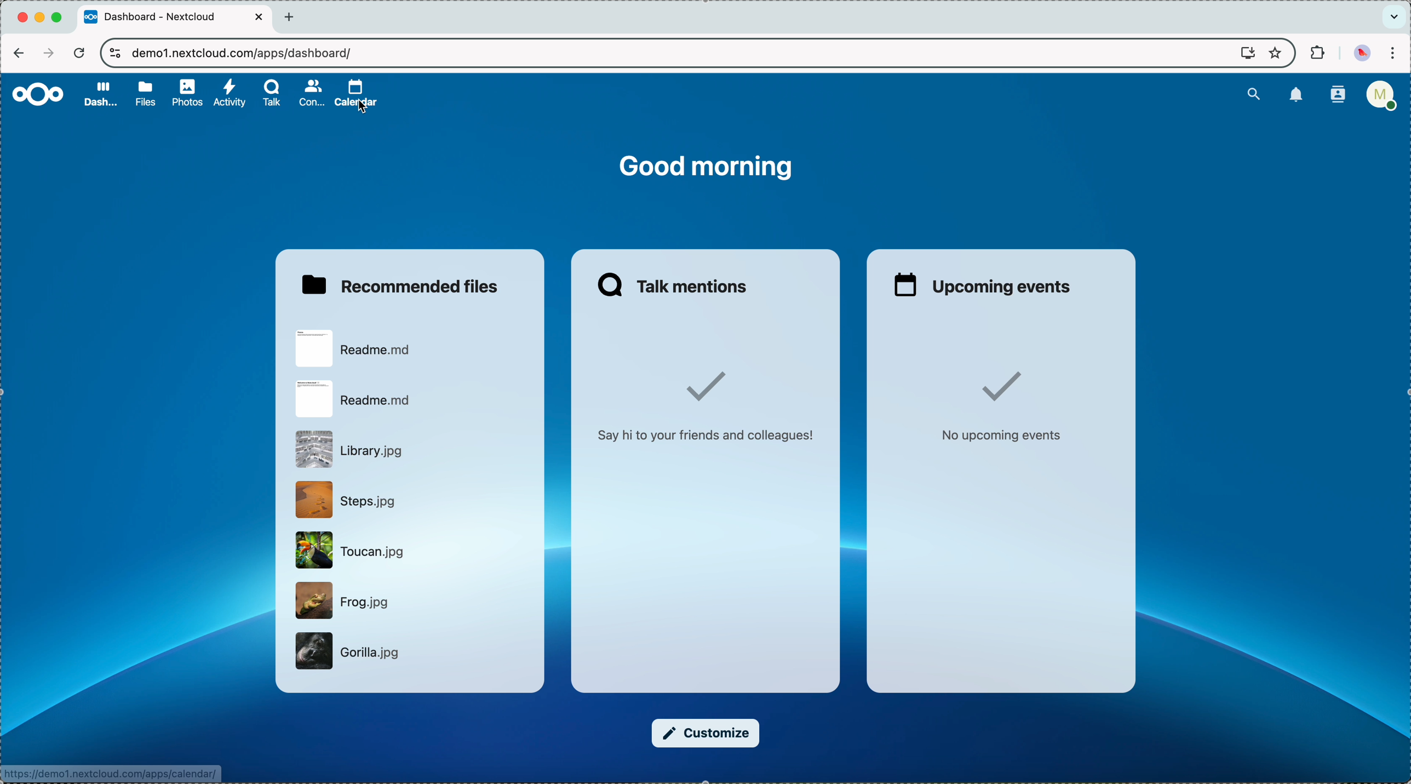 This screenshot has width=1411, height=784. What do you see at coordinates (272, 94) in the screenshot?
I see `Talk` at bounding box center [272, 94].